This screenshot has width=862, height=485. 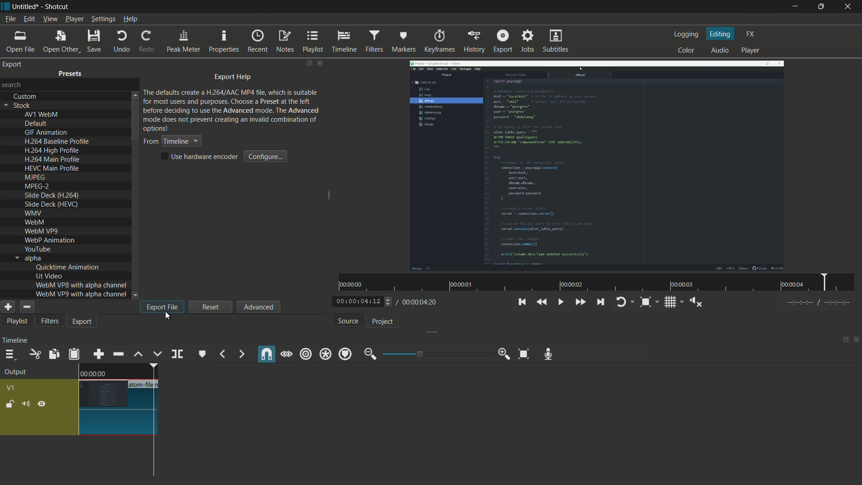 I want to click on h.264 baseline profile, so click(x=58, y=141).